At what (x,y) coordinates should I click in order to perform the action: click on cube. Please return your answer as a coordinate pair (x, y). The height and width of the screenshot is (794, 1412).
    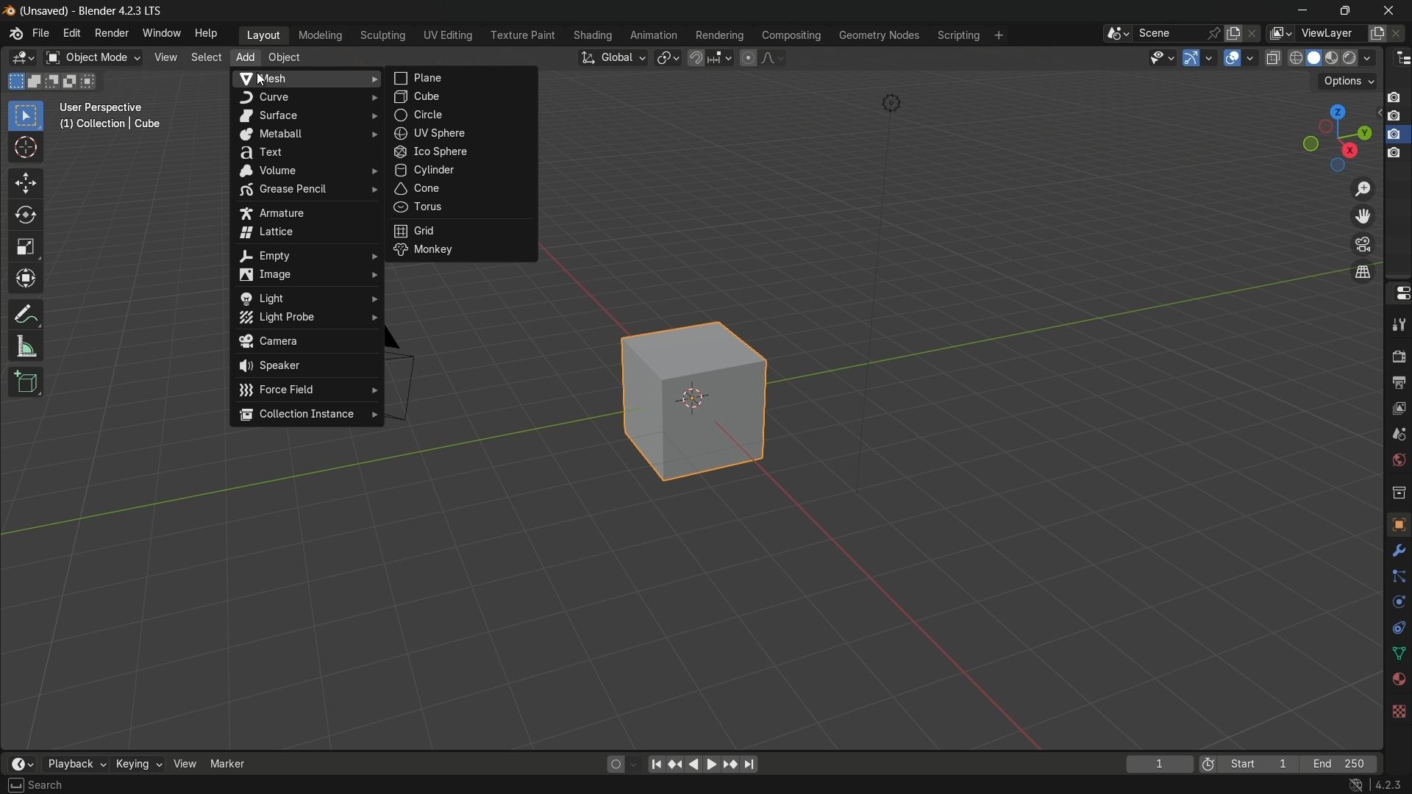
    Looking at the image, I should click on (464, 97).